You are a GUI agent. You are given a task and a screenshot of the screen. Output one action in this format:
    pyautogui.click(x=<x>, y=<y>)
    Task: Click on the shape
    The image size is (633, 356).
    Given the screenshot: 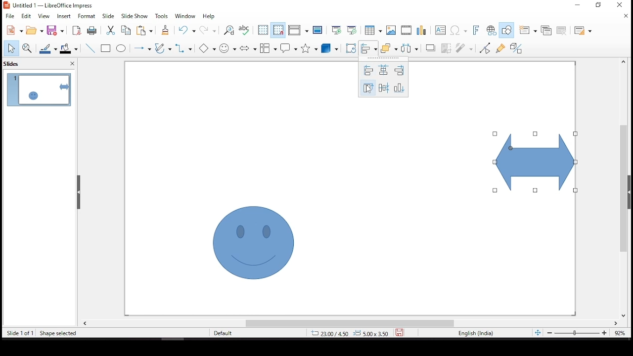 What is the action you would take?
    pyautogui.click(x=536, y=162)
    